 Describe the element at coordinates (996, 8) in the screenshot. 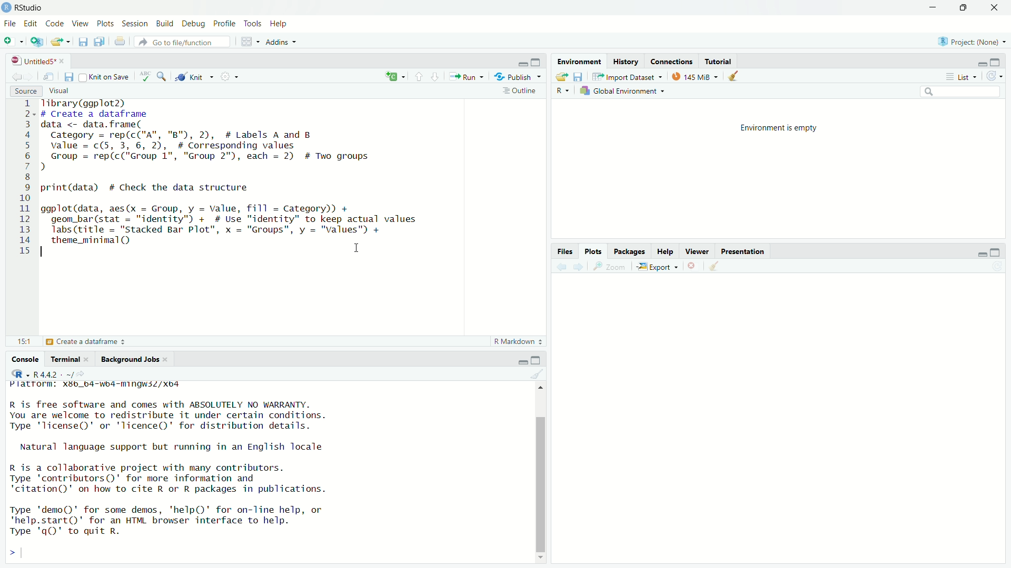

I see `Close` at that location.